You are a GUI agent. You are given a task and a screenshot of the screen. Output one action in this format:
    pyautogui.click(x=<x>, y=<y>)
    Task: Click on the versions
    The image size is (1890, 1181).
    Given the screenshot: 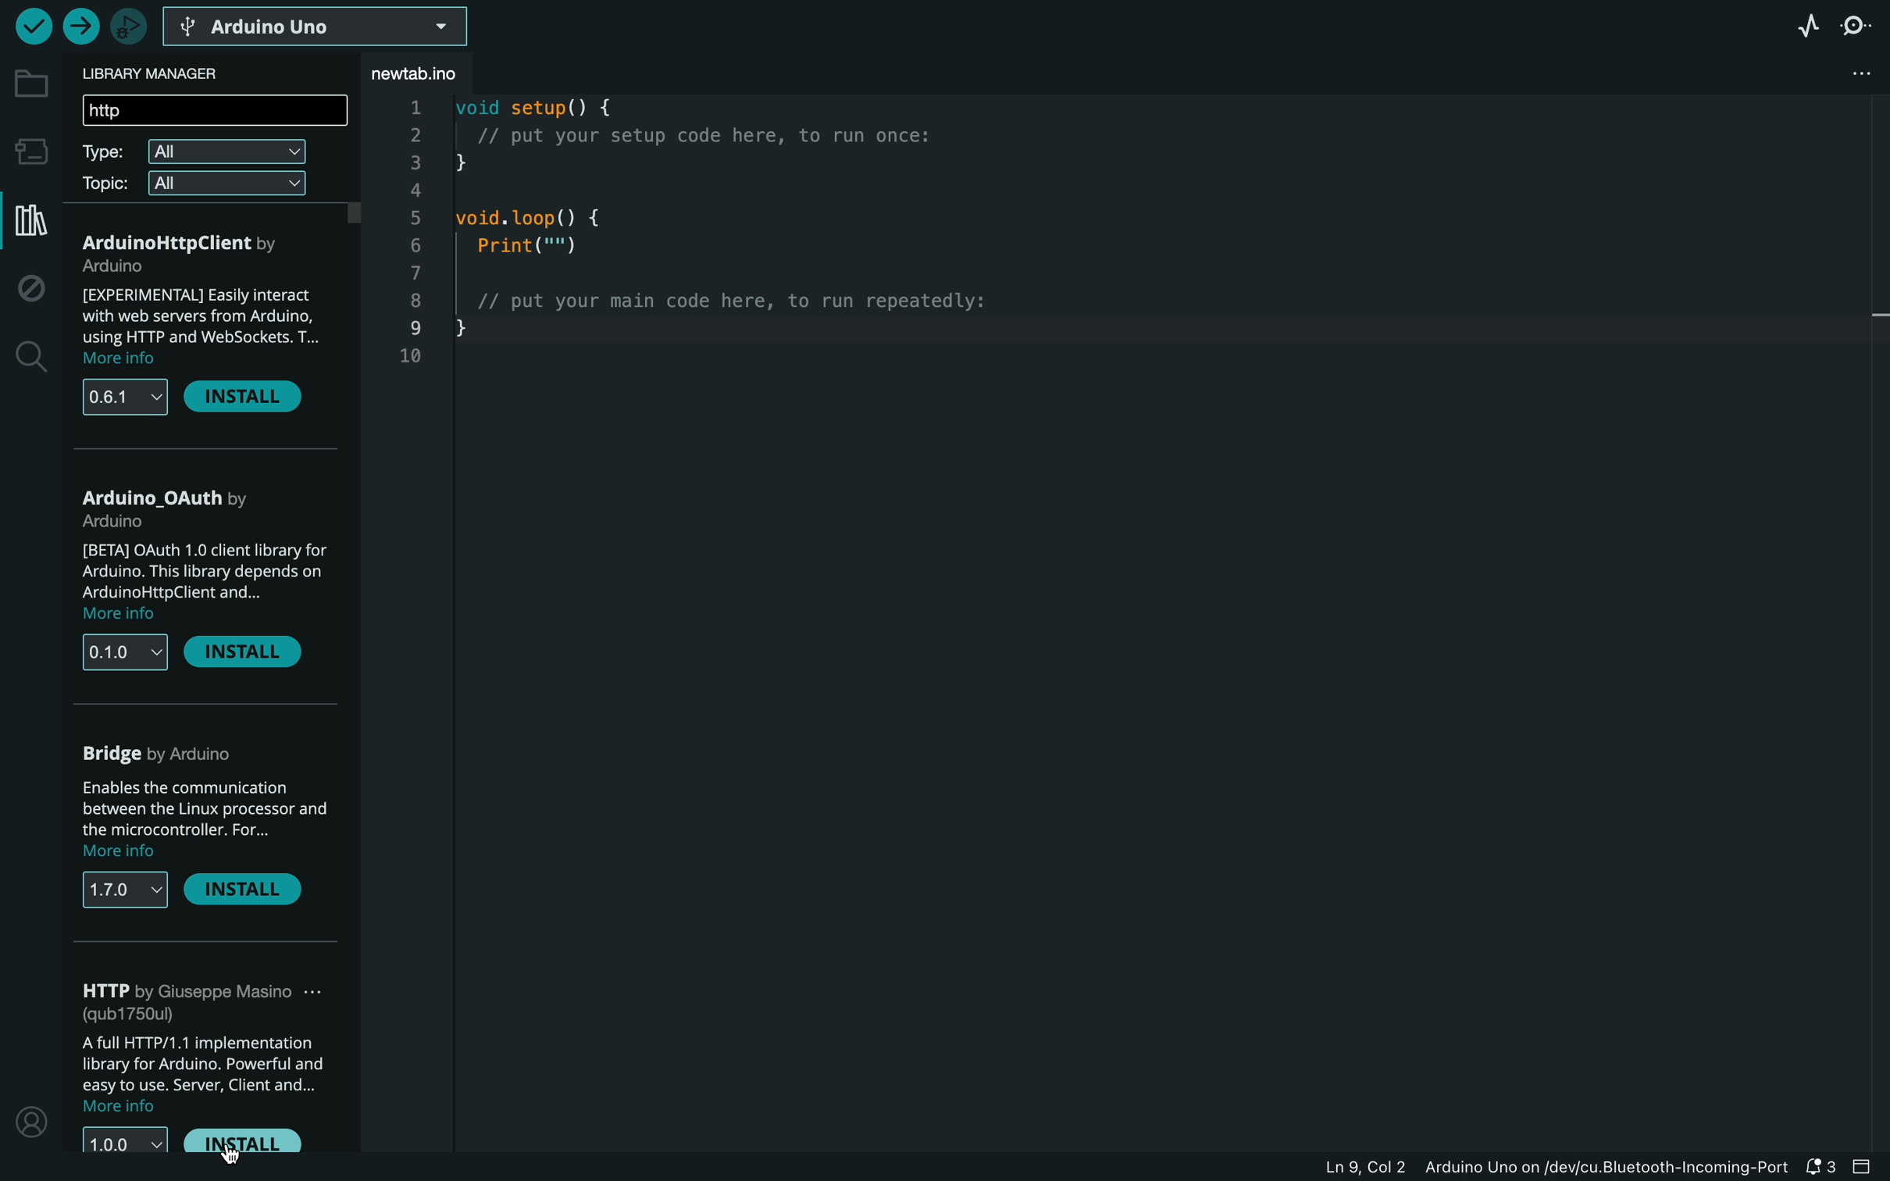 What is the action you would take?
    pyautogui.click(x=121, y=648)
    